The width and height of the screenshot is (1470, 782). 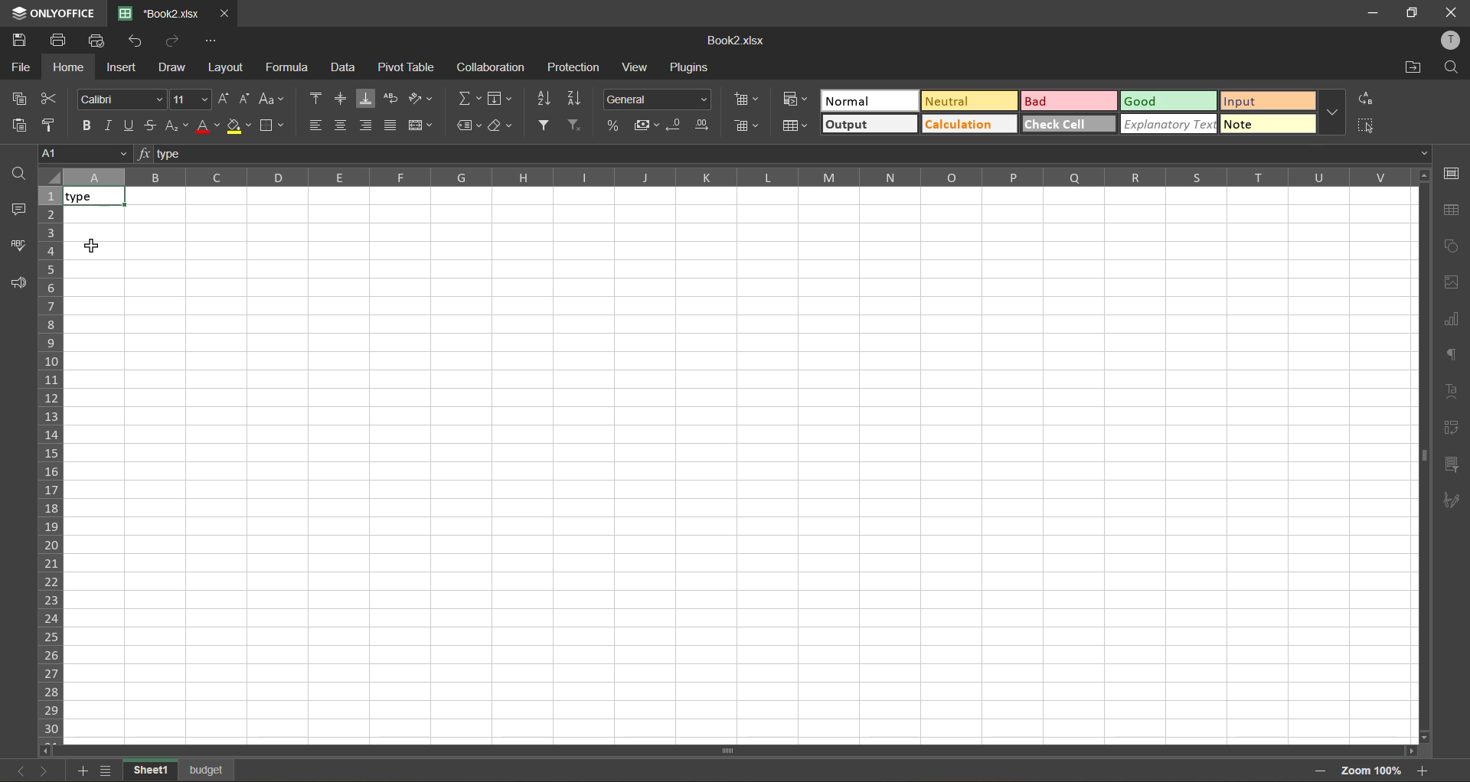 I want to click on sort descending, so click(x=577, y=97).